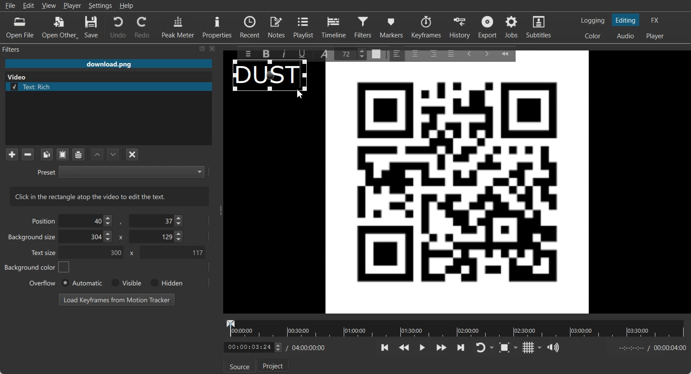  What do you see at coordinates (133, 154) in the screenshot?
I see `Deselect the filter` at bounding box center [133, 154].